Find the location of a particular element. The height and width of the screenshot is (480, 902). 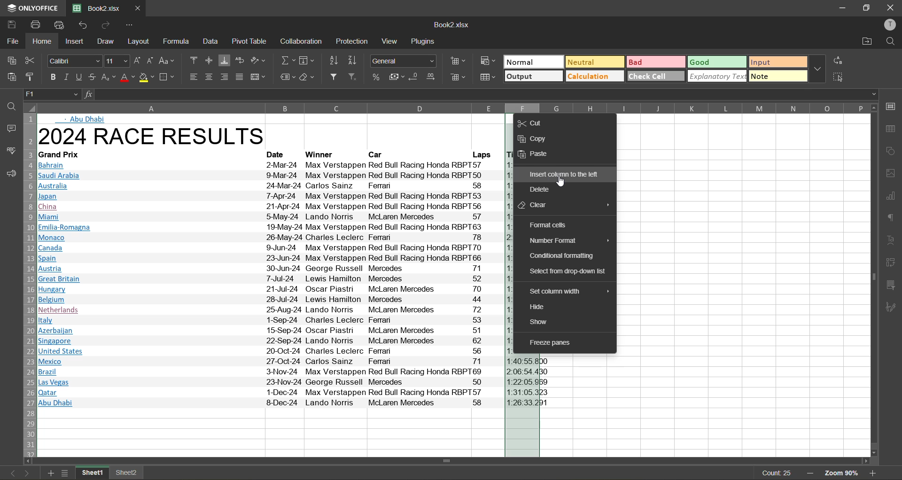

delete is located at coordinates (544, 191).